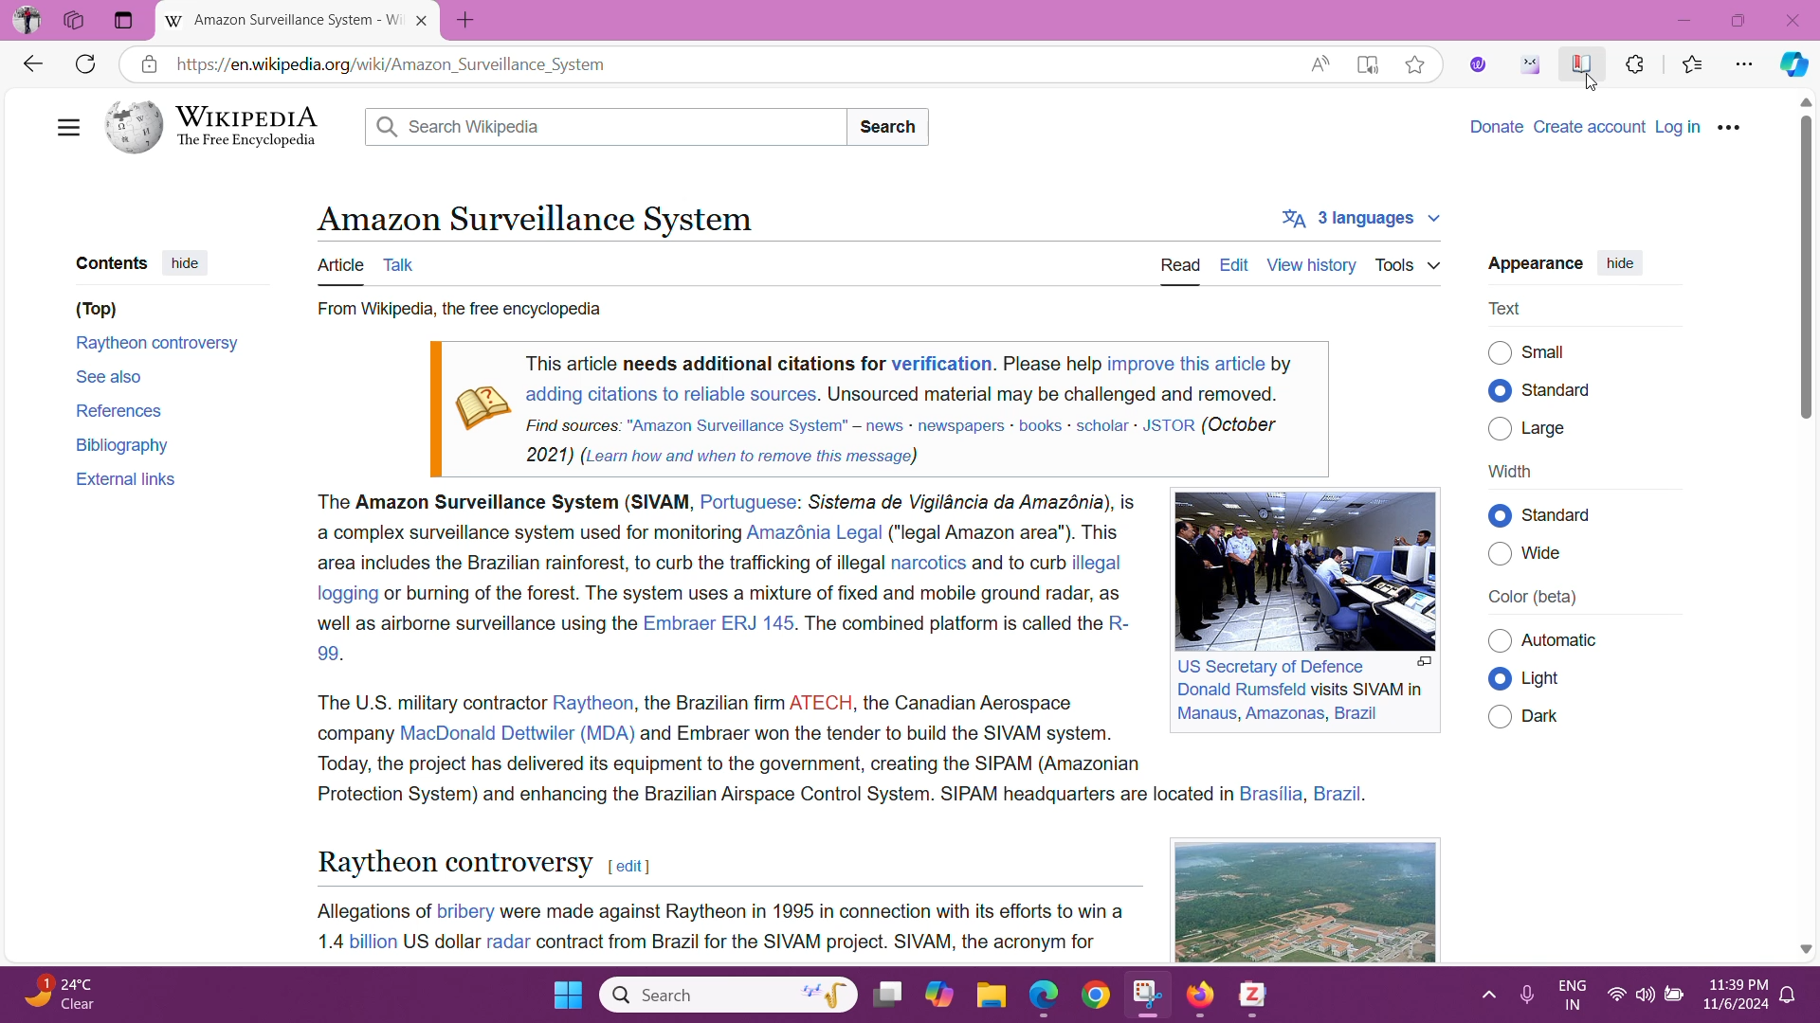  Describe the element at coordinates (223, 127) in the screenshot. I see `WIKIPEDIA
3 The Free Encyclopedia` at that location.